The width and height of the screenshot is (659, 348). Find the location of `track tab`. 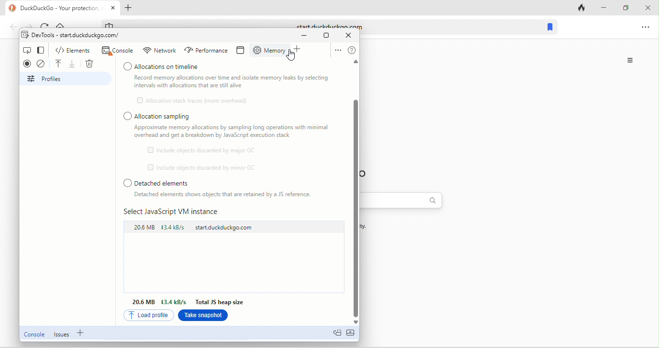

track tab is located at coordinates (581, 9).